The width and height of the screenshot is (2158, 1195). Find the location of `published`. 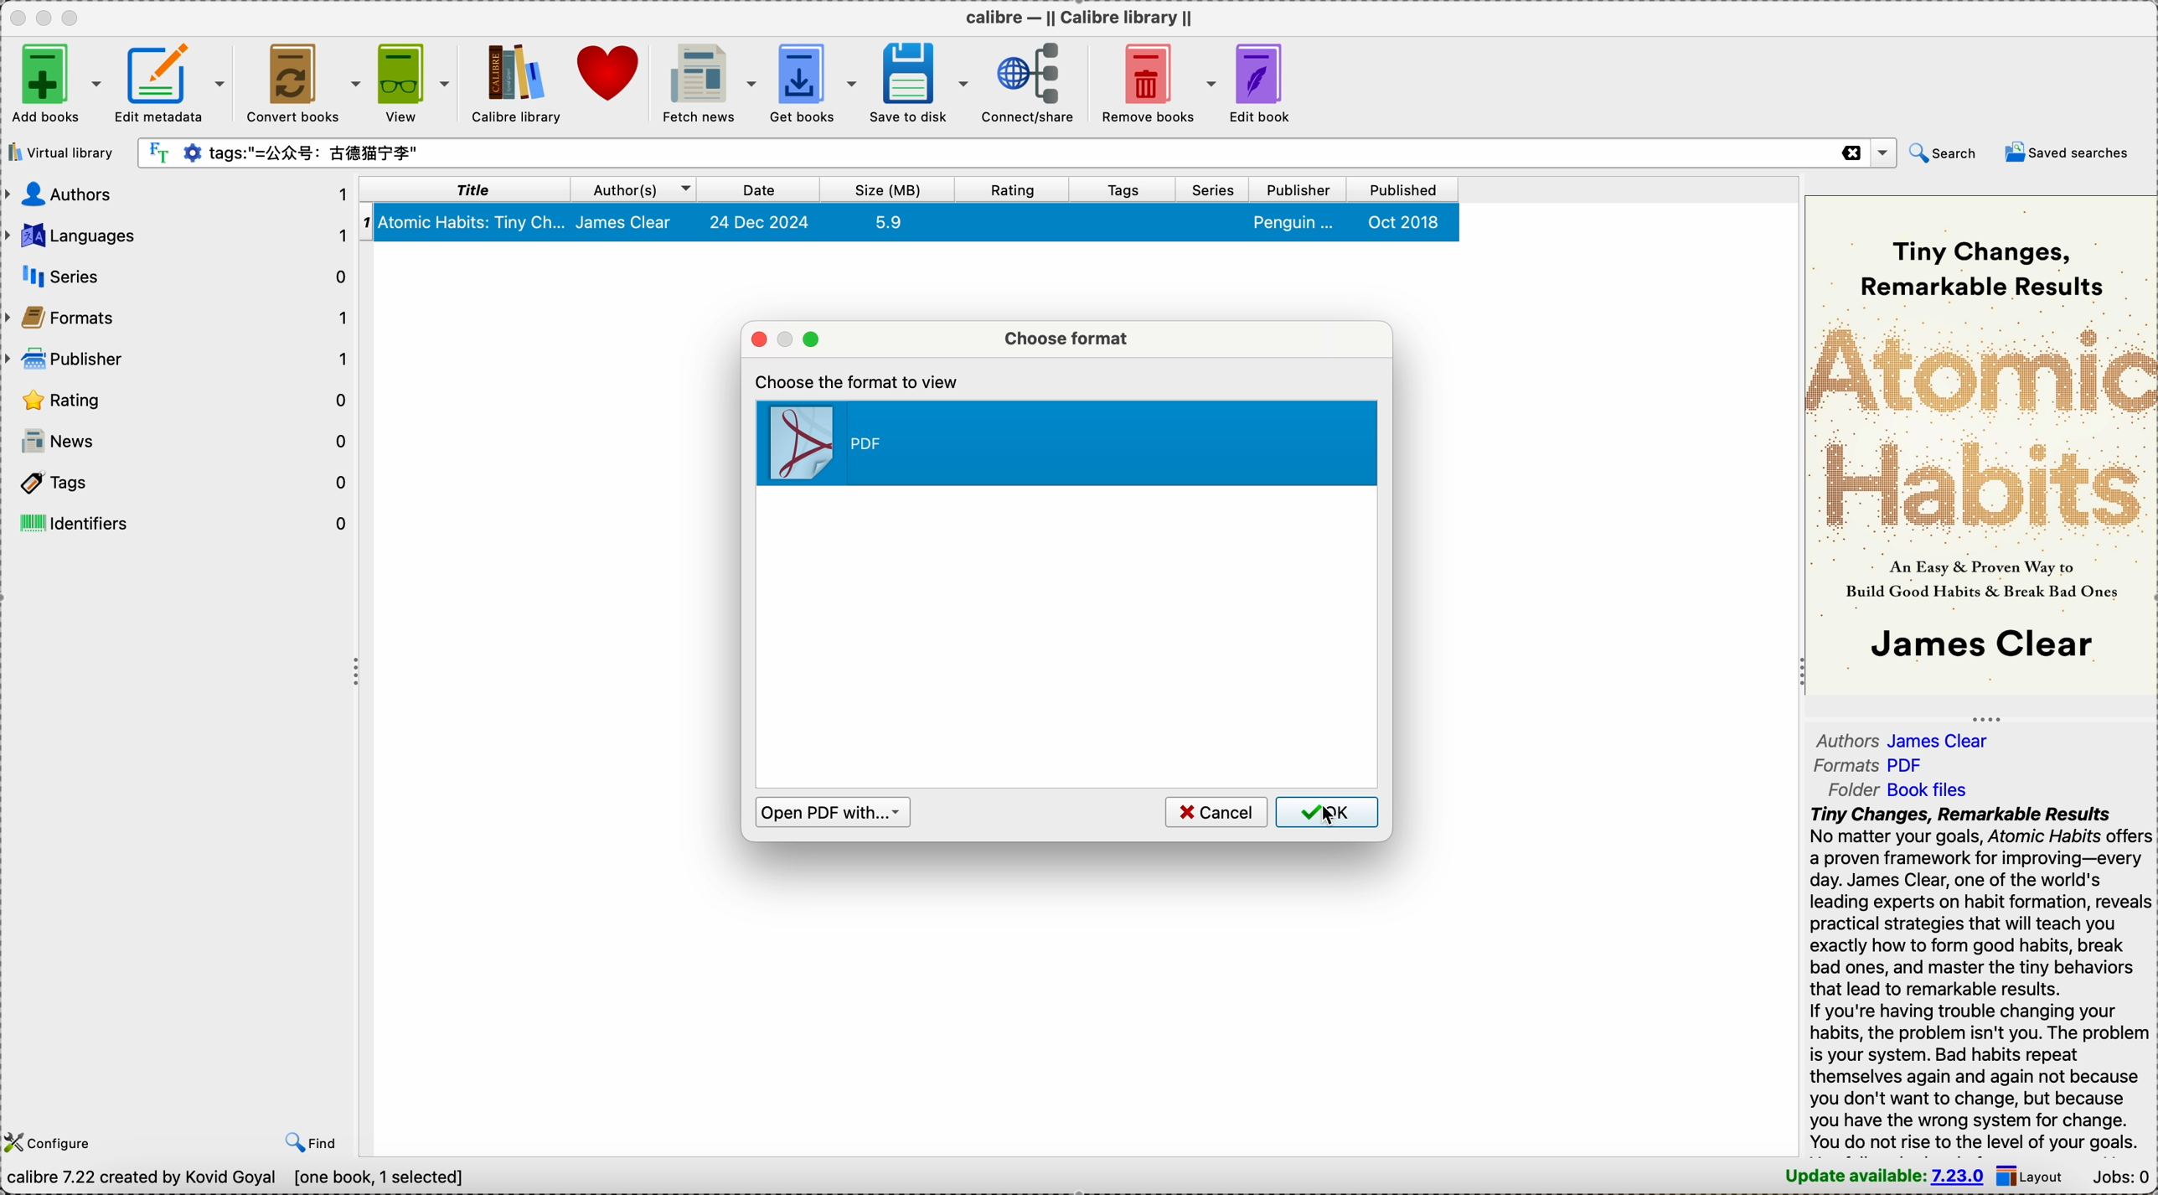

published is located at coordinates (1406, 189).